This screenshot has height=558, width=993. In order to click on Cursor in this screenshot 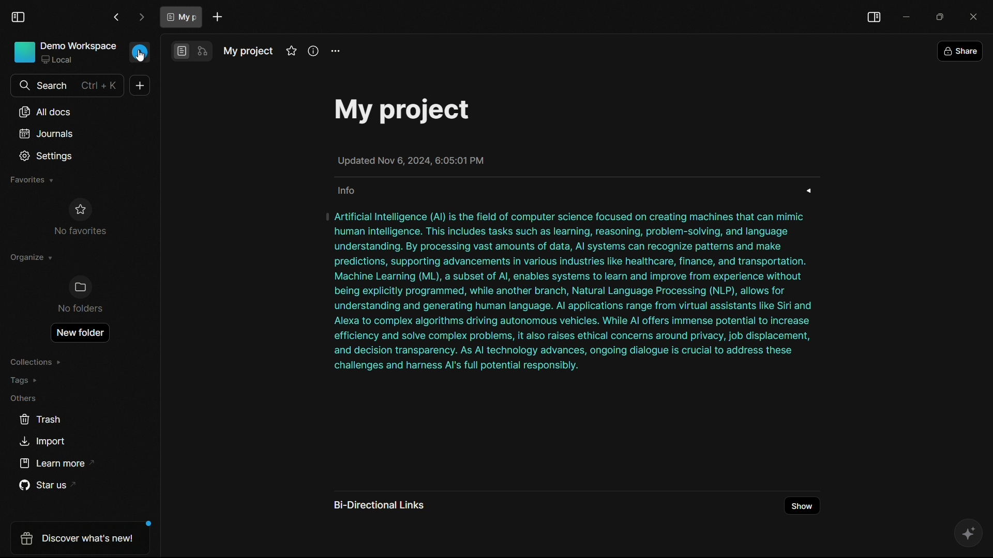, I will do `click(141, 56)`.